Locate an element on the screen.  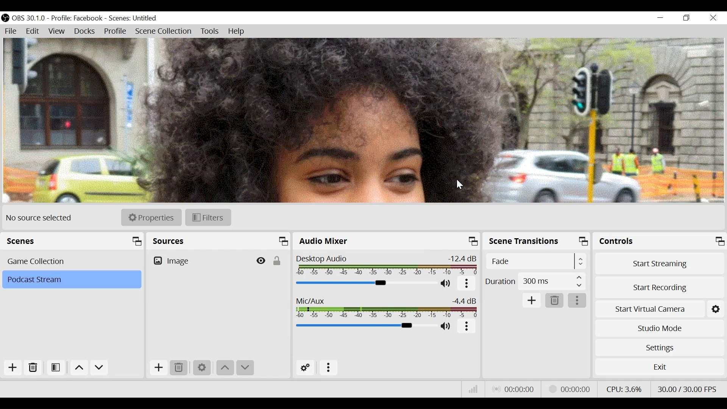
Stream Status is located at coordinates (569, 389).